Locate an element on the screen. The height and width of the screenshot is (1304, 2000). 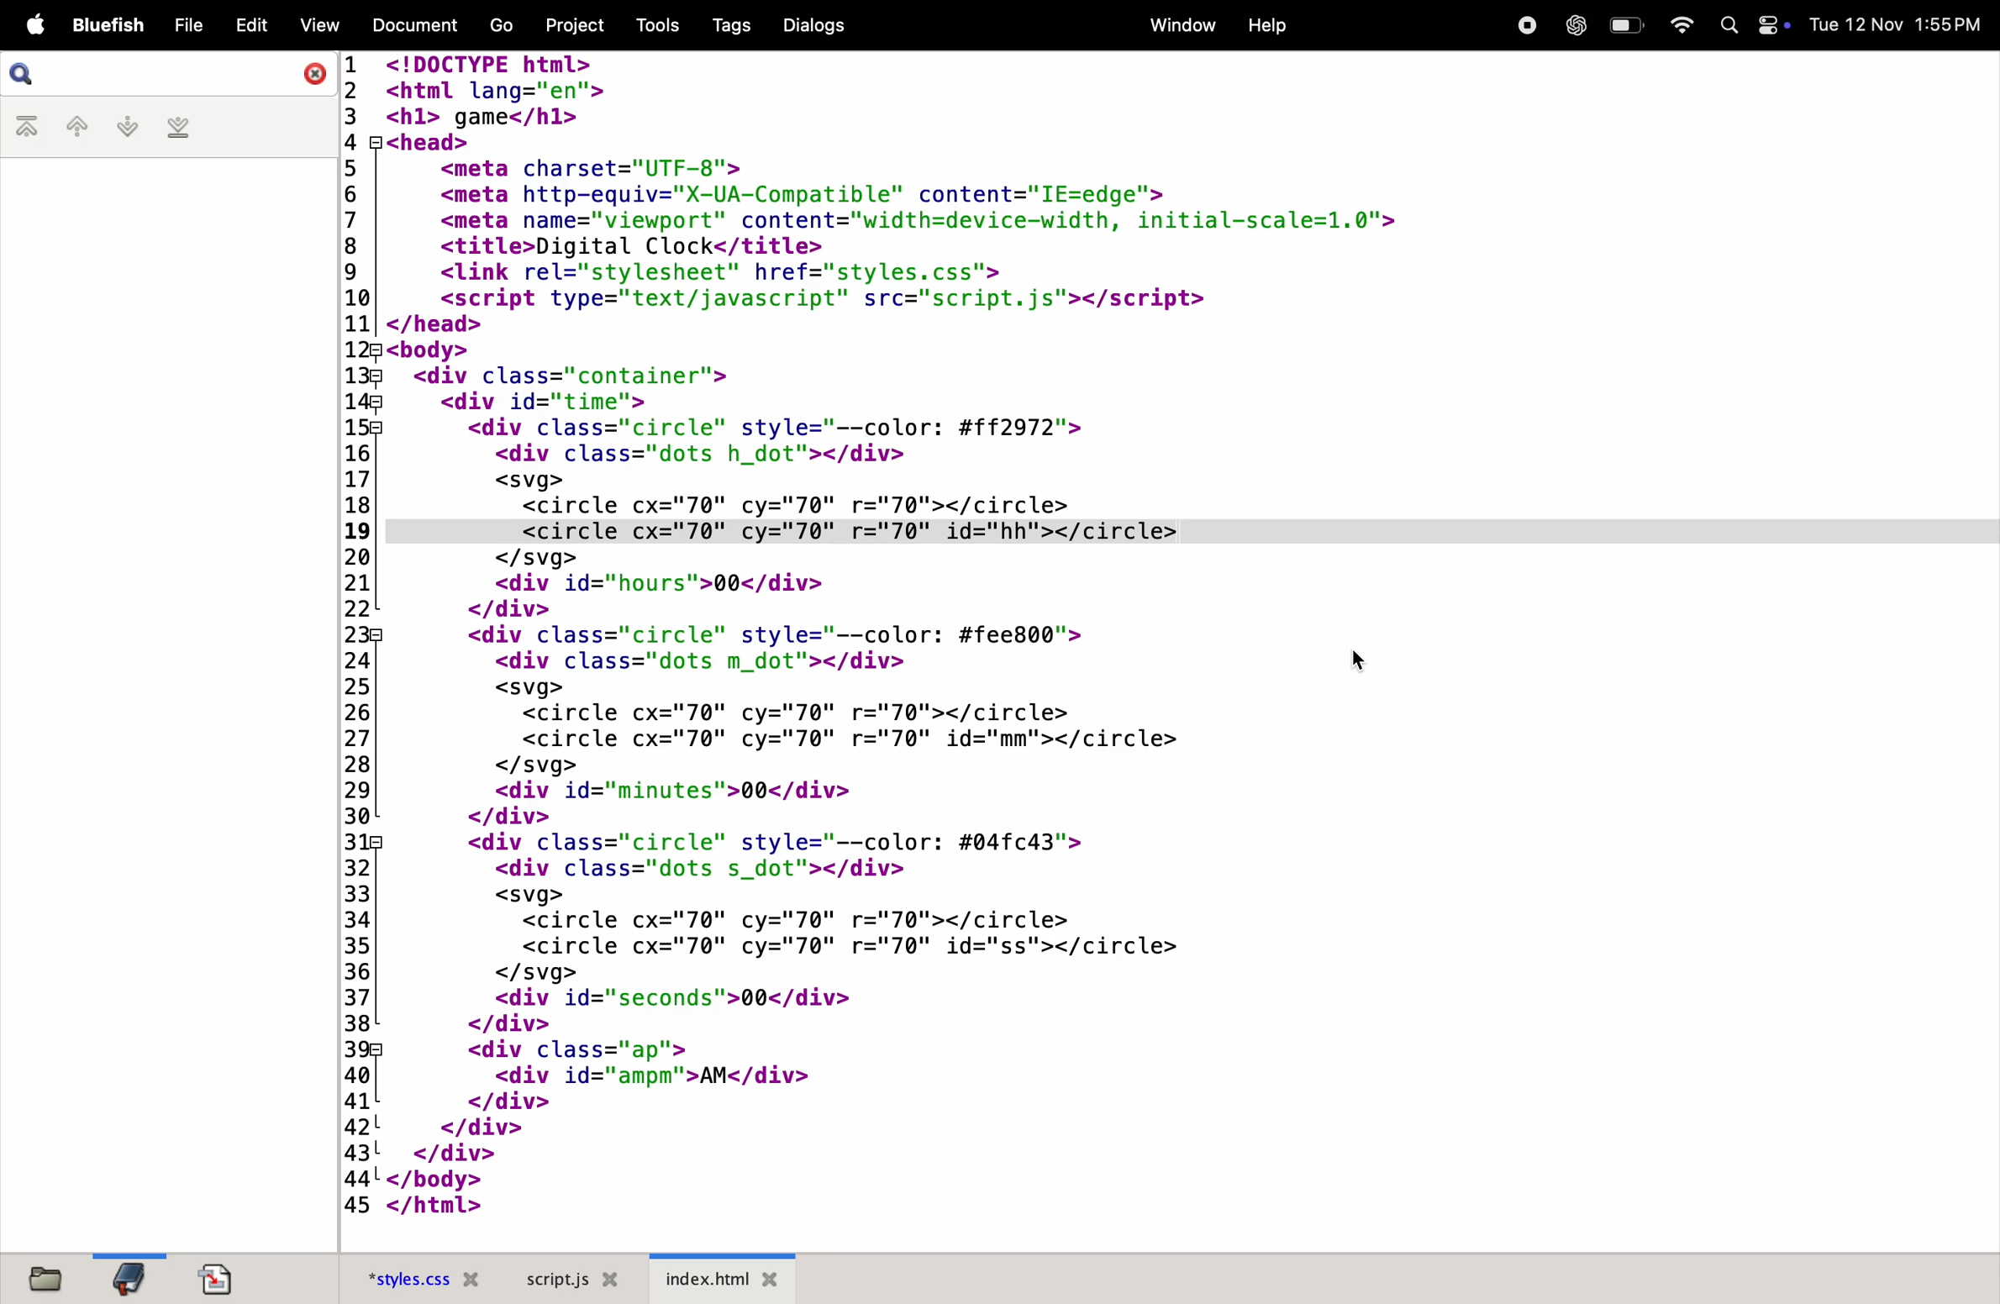
spotlight is located at coordinates (1725, 23).